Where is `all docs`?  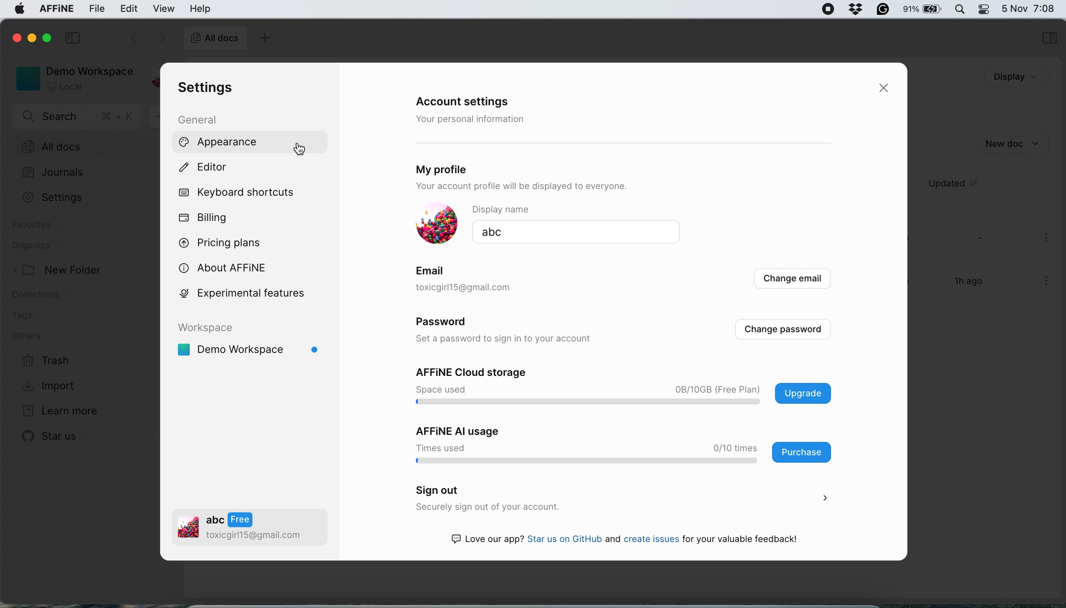
all docs is located at coordinates (78, 146).